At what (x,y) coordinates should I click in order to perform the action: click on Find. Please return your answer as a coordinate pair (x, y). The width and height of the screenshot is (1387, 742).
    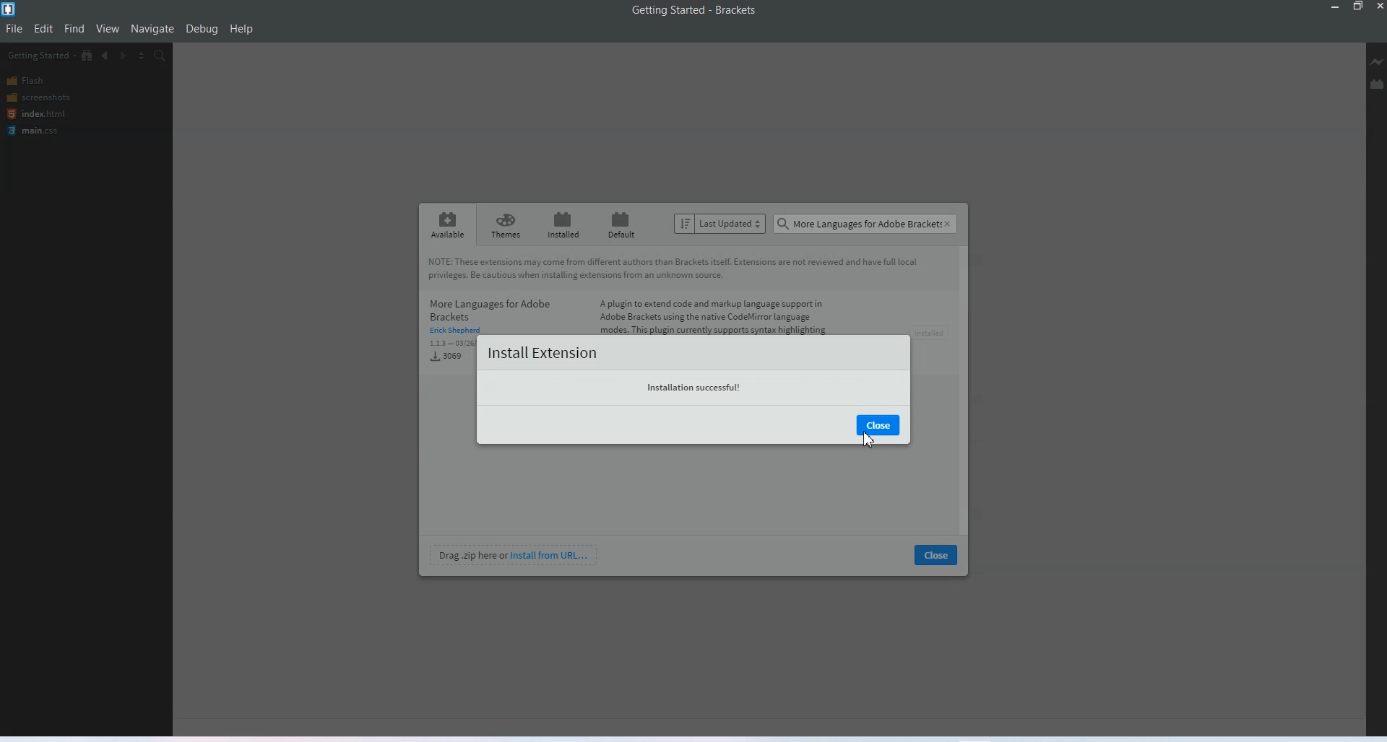
    Looking at the image, I should click on (74, 29).